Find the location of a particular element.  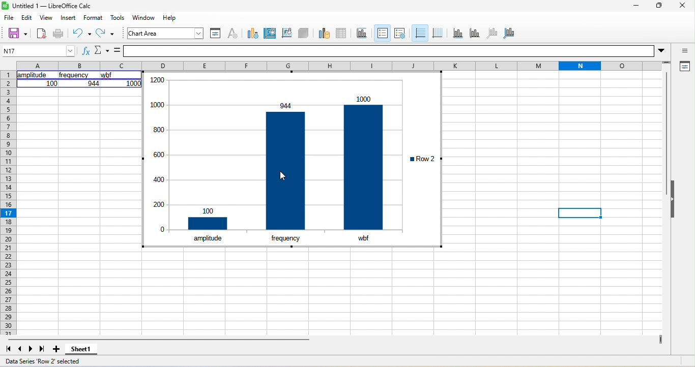

format is located at coordinates (93, 18).